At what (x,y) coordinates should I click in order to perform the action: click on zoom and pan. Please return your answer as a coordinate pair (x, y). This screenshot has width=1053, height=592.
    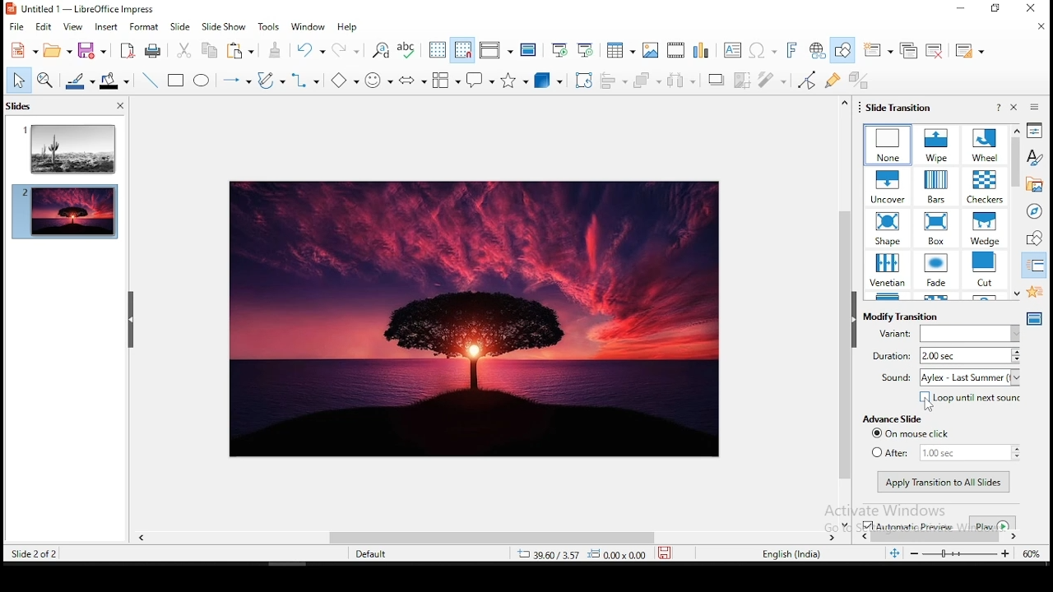
    Looking at the image, I should click on (49, 81).